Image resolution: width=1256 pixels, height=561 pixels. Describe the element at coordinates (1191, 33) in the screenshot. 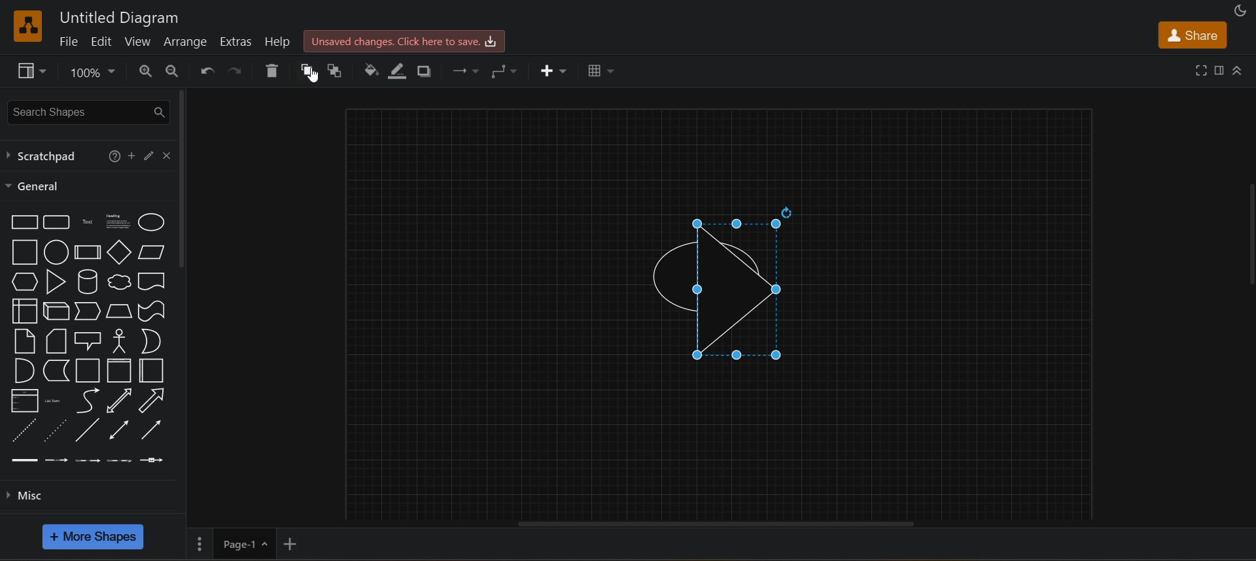

I see `share` at that location.